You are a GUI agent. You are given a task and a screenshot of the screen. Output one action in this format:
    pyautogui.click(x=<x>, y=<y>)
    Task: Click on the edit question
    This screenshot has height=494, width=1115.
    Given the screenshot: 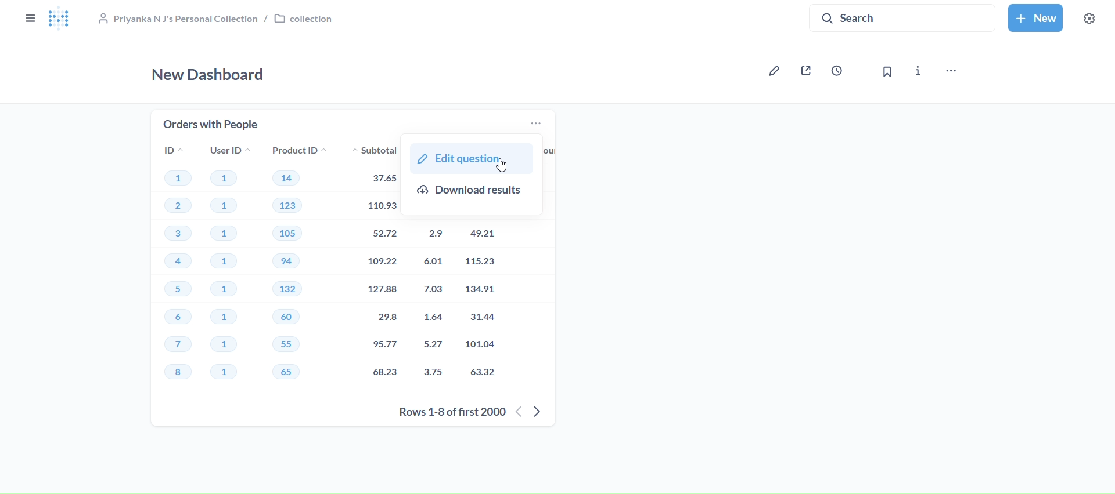 What is the action you would take?
    pyautogui.click(x=471, y=158)
    